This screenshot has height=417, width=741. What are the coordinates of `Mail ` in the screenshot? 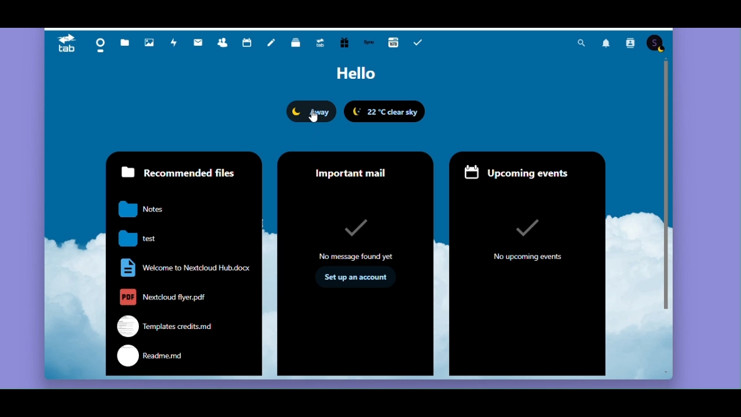 It's located at (201, 41).